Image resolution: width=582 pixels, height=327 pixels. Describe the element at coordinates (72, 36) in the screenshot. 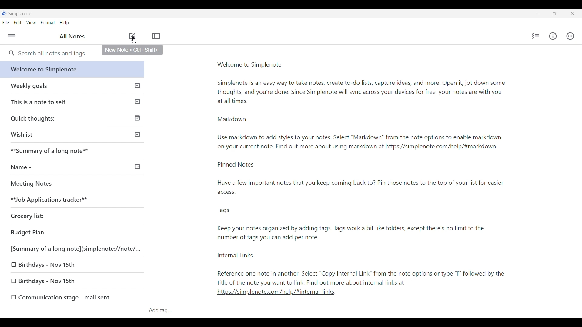

I see `Title of left panel` at that location.